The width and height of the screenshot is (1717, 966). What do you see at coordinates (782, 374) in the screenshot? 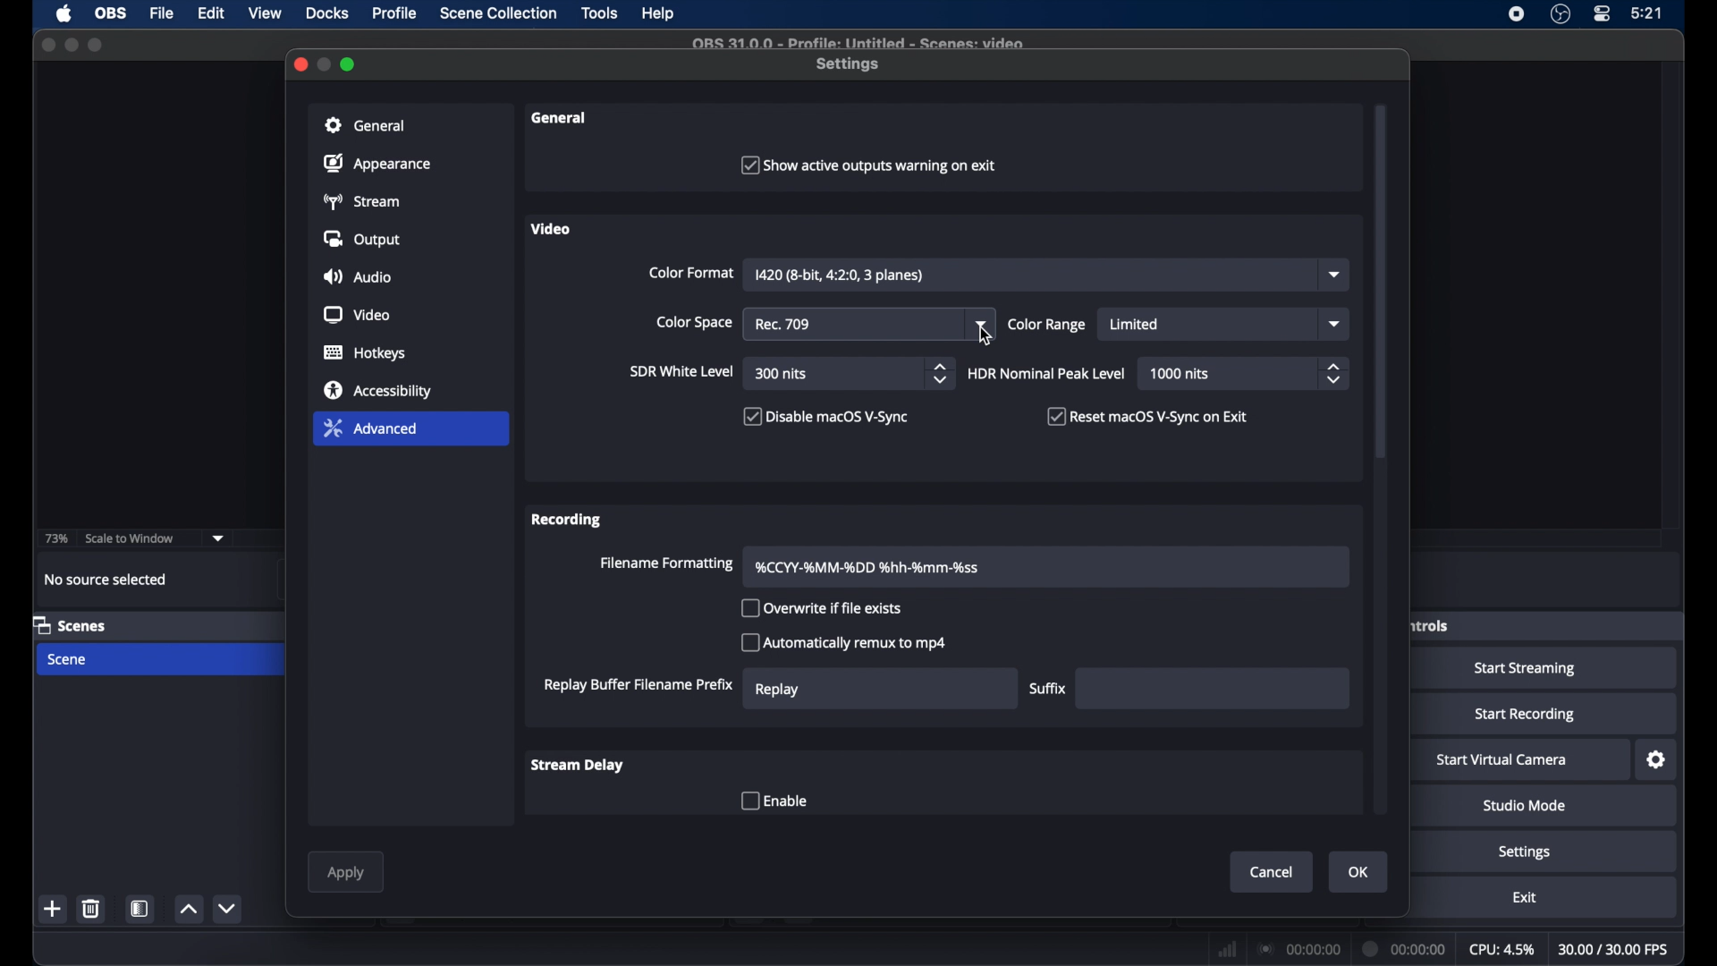
I see `300 nits` at bounding box center [782, 374].